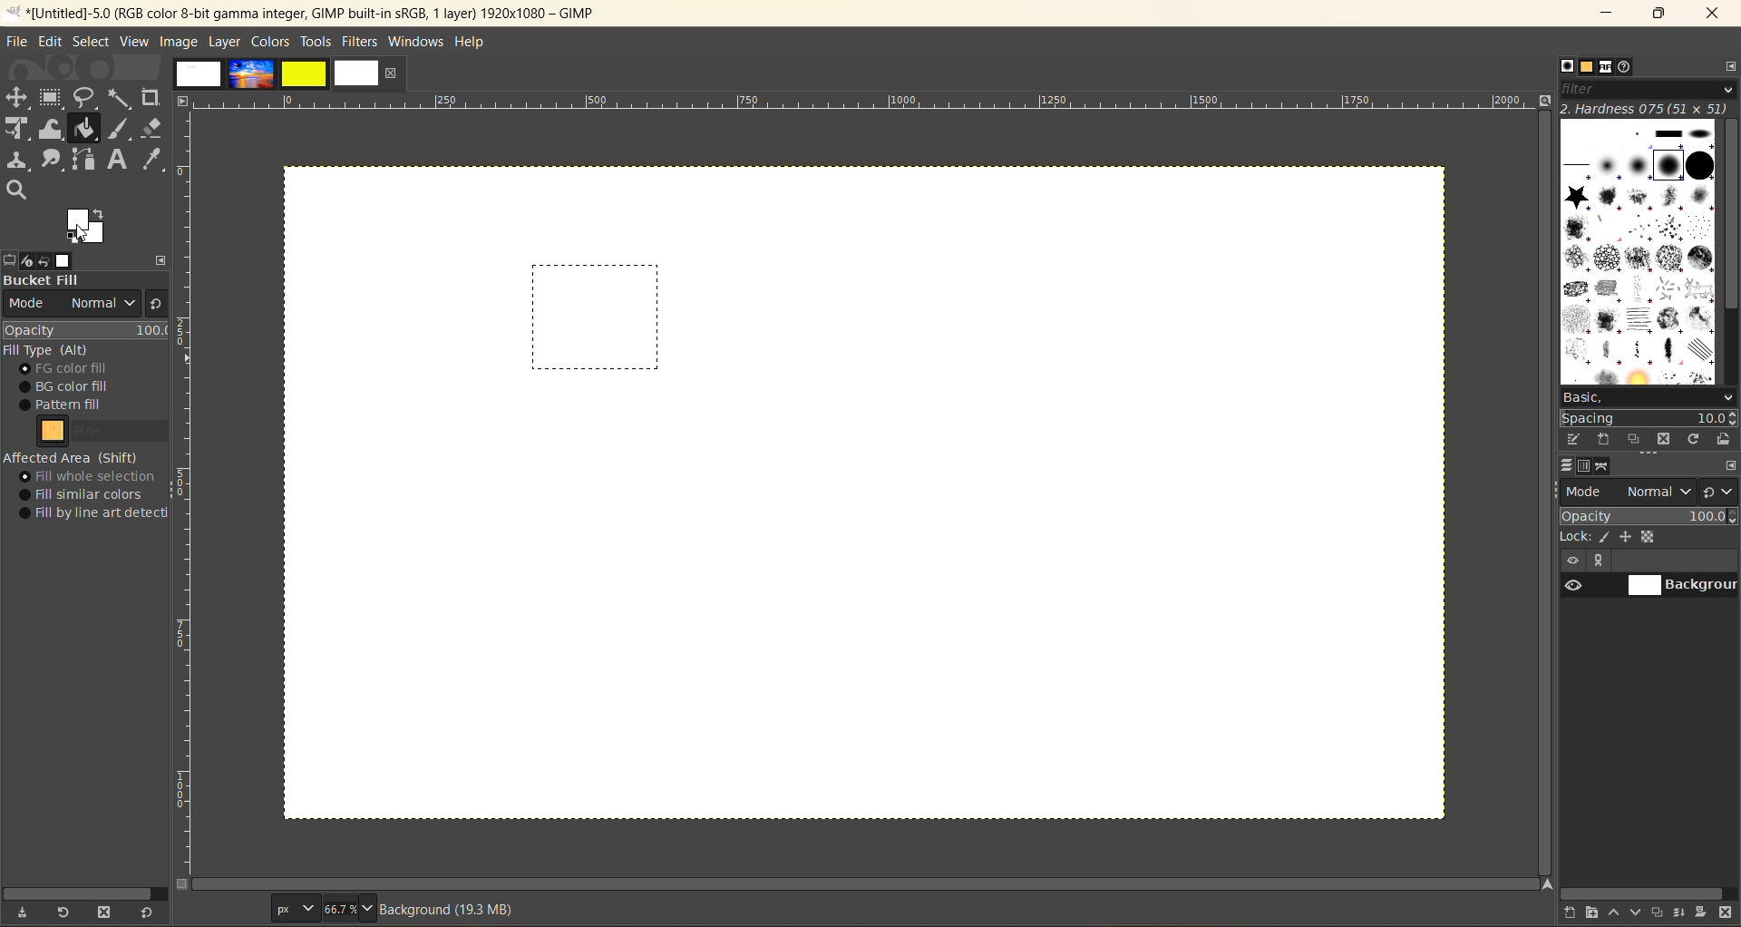 This screenshot has height=927, width=1741. What do you see at coordinates (84, 233) in the screenshot?
I see `cursor` at bounding box center [84, 233].